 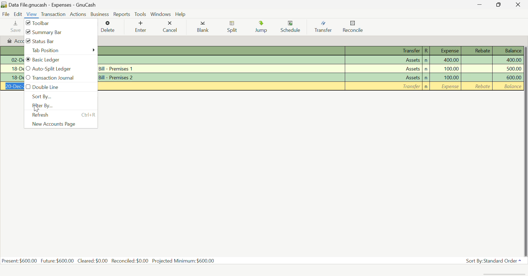 I want to click on Amount, so click(x=451, y=77).